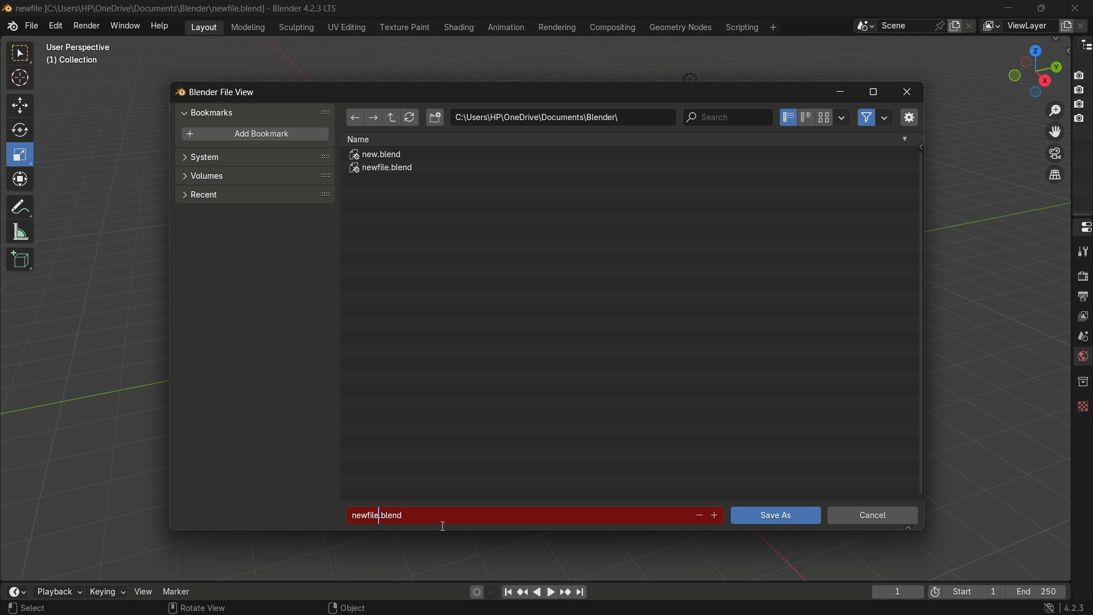 This screenshot has width=1093, height=615. Describe the element at coordinates (558, 27) in the screenshot. I see `rendering menu` at that location.